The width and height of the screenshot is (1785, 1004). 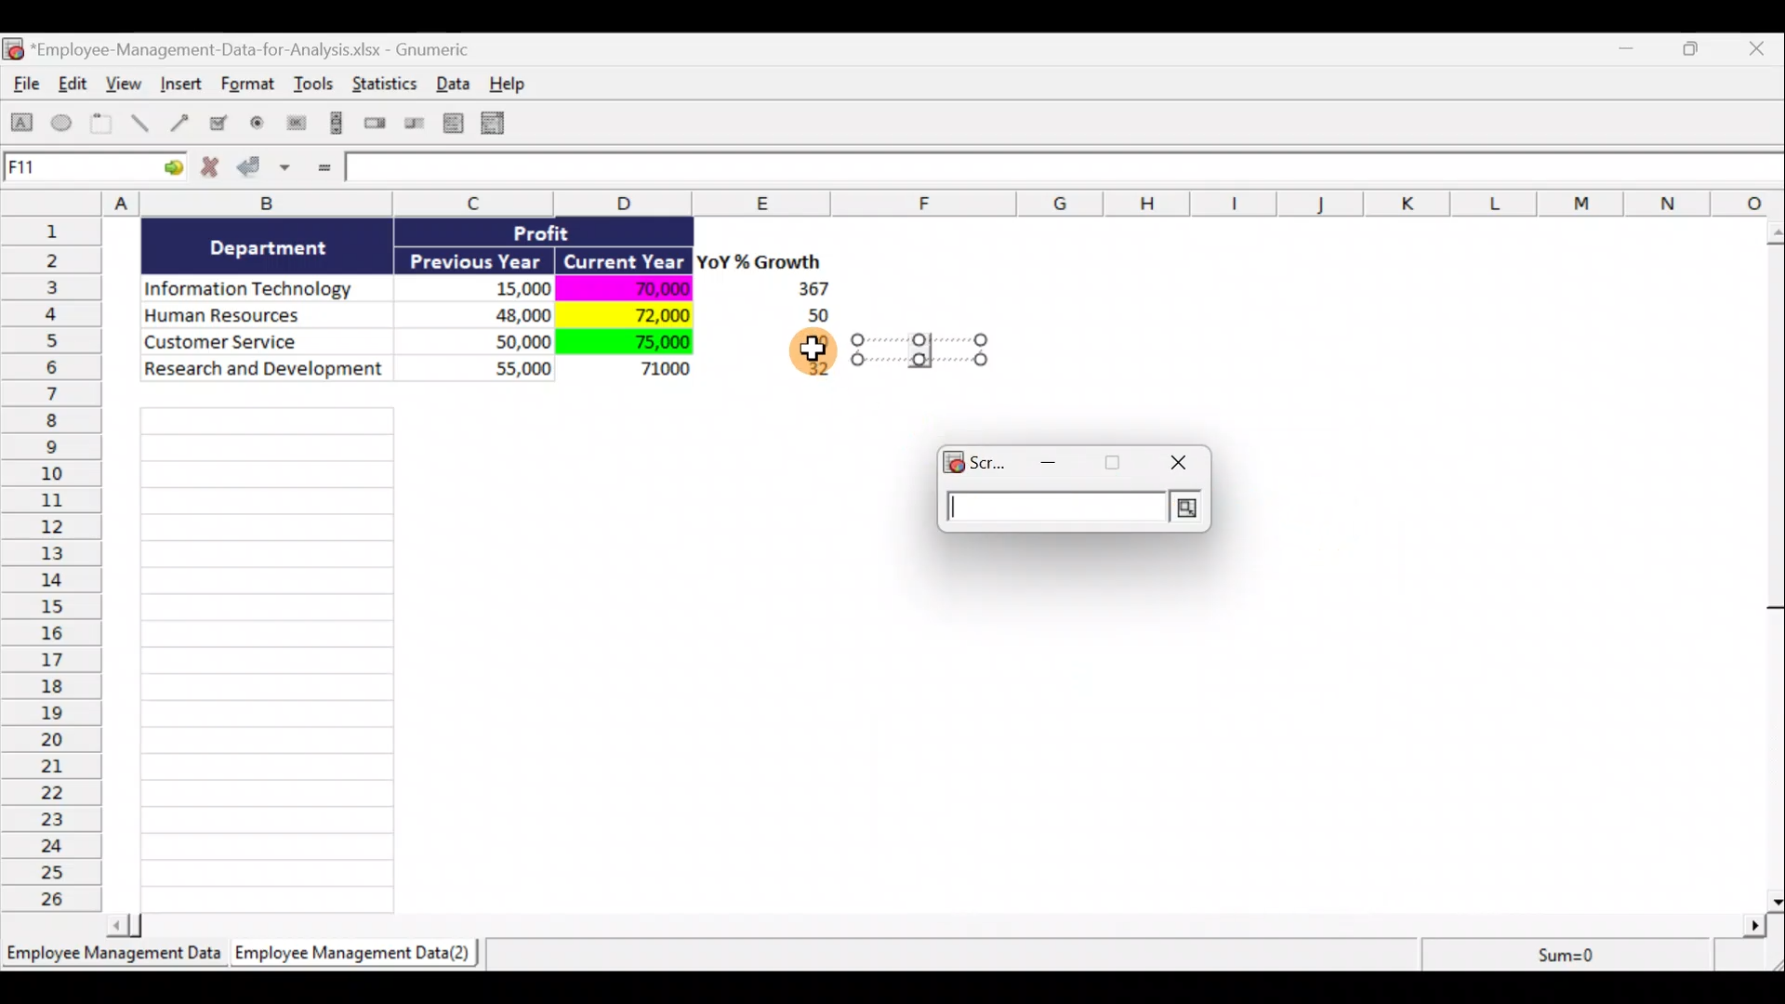 I want to click on Sum=0, so click(x=1563, y=955).